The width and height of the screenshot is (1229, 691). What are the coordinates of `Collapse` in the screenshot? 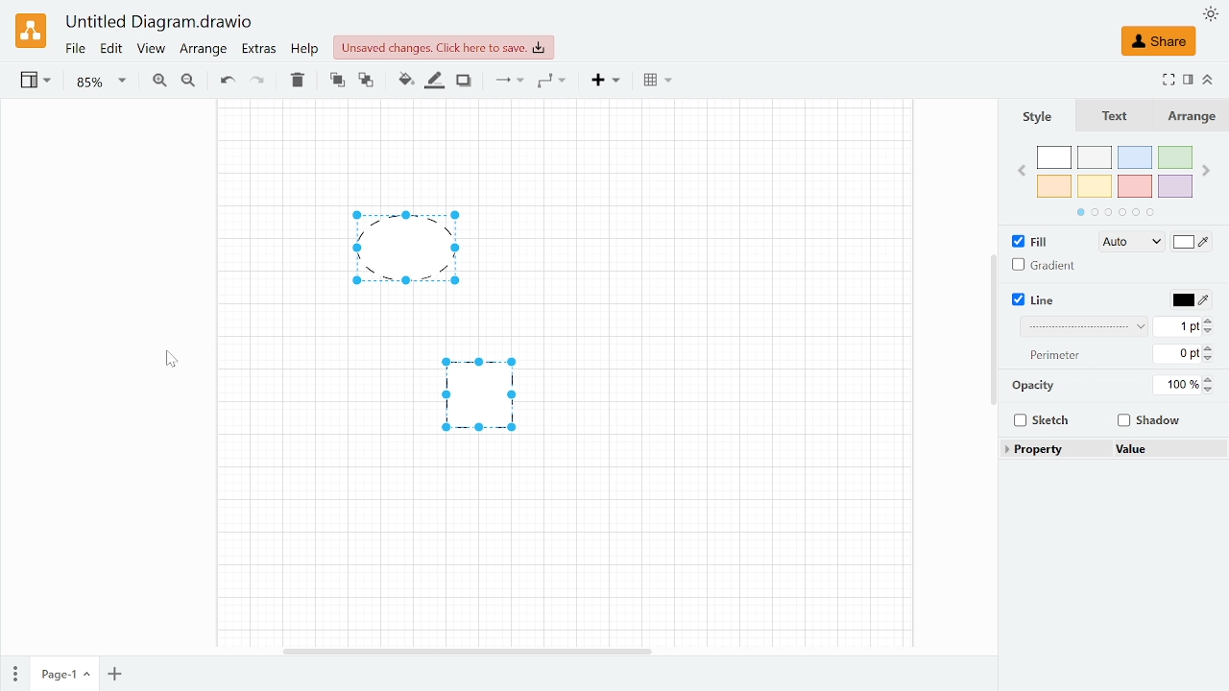 It's located at (1209, 79).